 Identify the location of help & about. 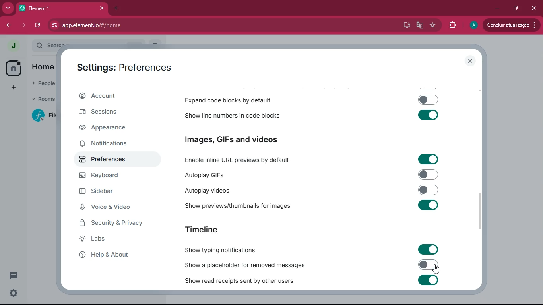
(114, 255).